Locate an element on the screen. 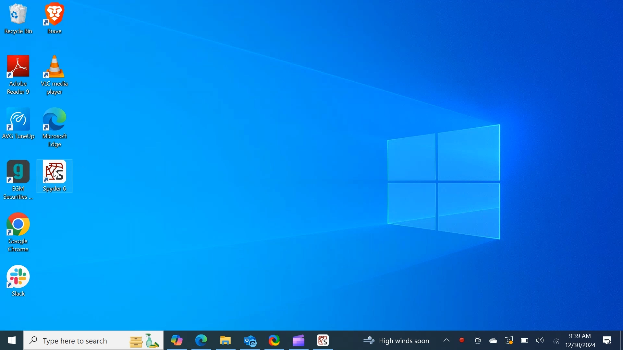  Microsoft Clipchamp is located at coordinates (298, 340).